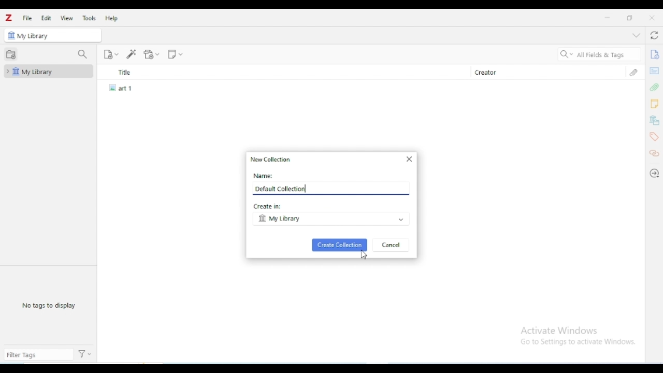  What do you see at coordinates (598, 55) in the screenshot?
I see `search all fields & tags` at bounding box center [598, 55].